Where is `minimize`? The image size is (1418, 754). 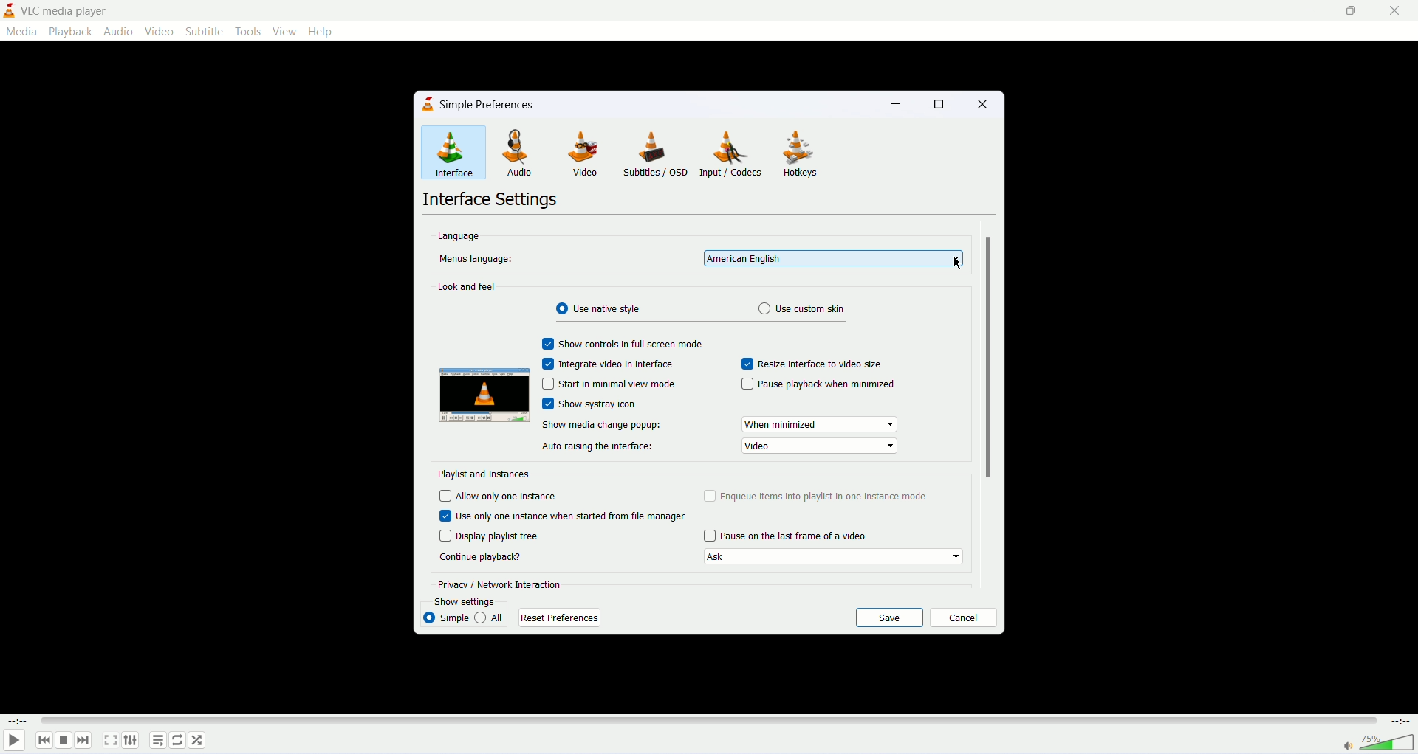
minimize is located at coordinates (893, 105).